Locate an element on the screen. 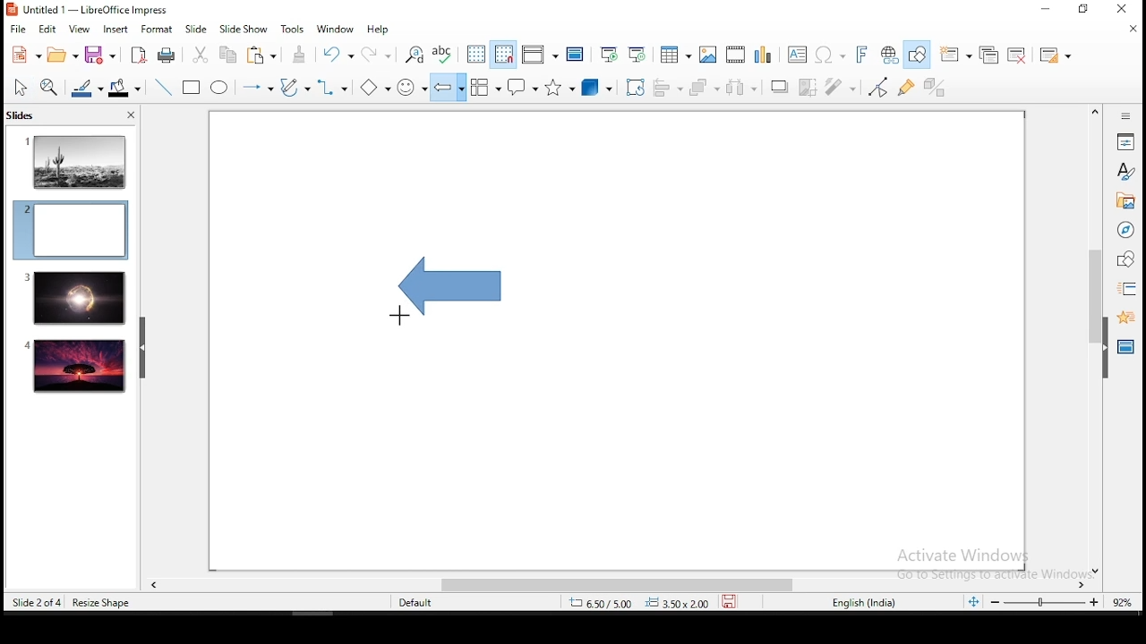  find and replace is located at coordinates (414, 53).